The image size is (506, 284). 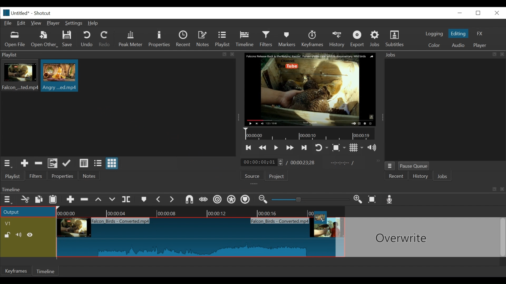 I want to click on Redo, so click(x=105, y=40).